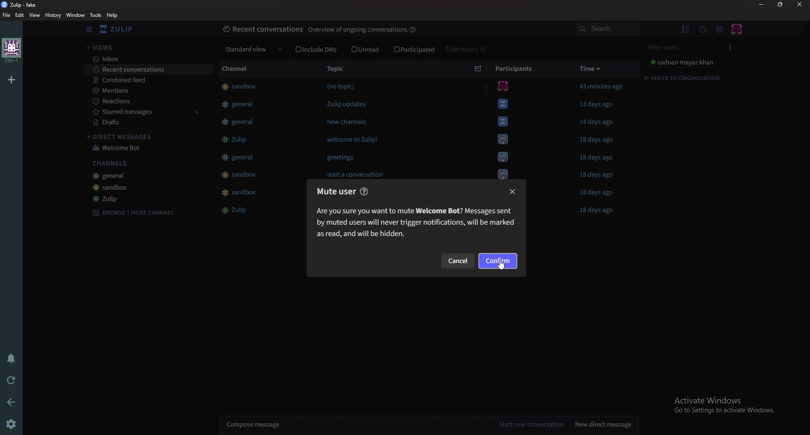 This screenshot has width=810, height=435. Describe the element at coordinates (415, 223) in the screenshot. I see `Are you sure you want to mute Welcome Bot? Messages sent
by muted users will never trigger notifications, will be marked
as read, and will be hidden.` at that location.